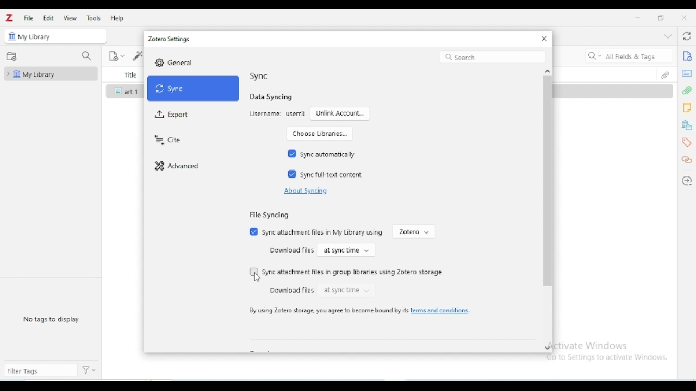  Describe the element at coordinates (293, 153) in the screenshot. I see `Checked box` at that location.